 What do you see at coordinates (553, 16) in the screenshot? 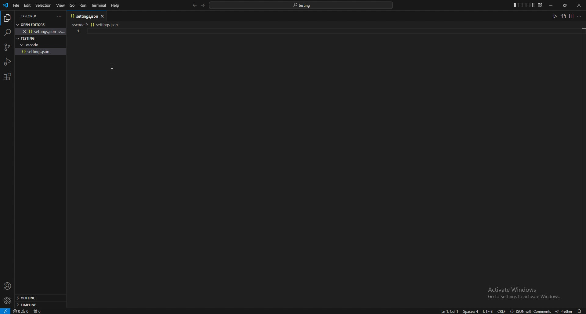
I see `run` at bounding box center [553, 16].